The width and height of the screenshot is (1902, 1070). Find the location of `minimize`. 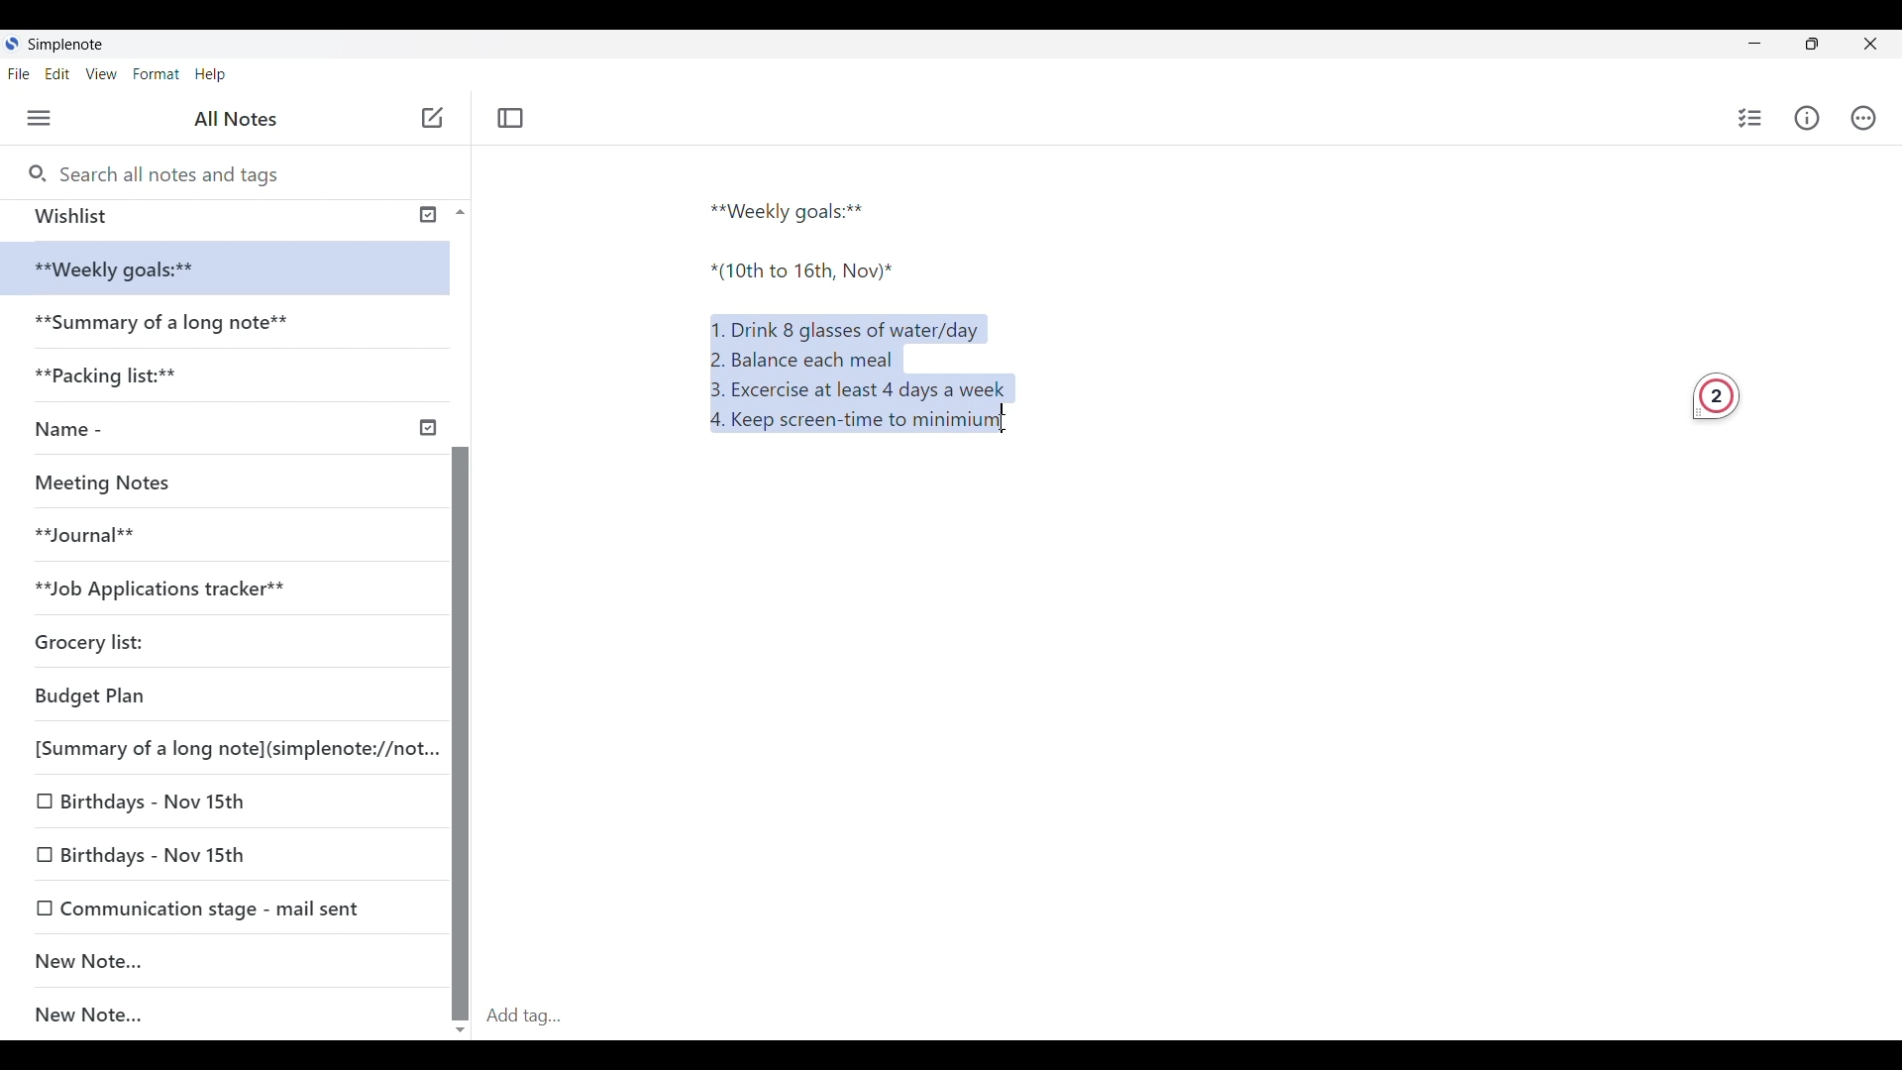

minimize is located at coordinates (1769, 48).